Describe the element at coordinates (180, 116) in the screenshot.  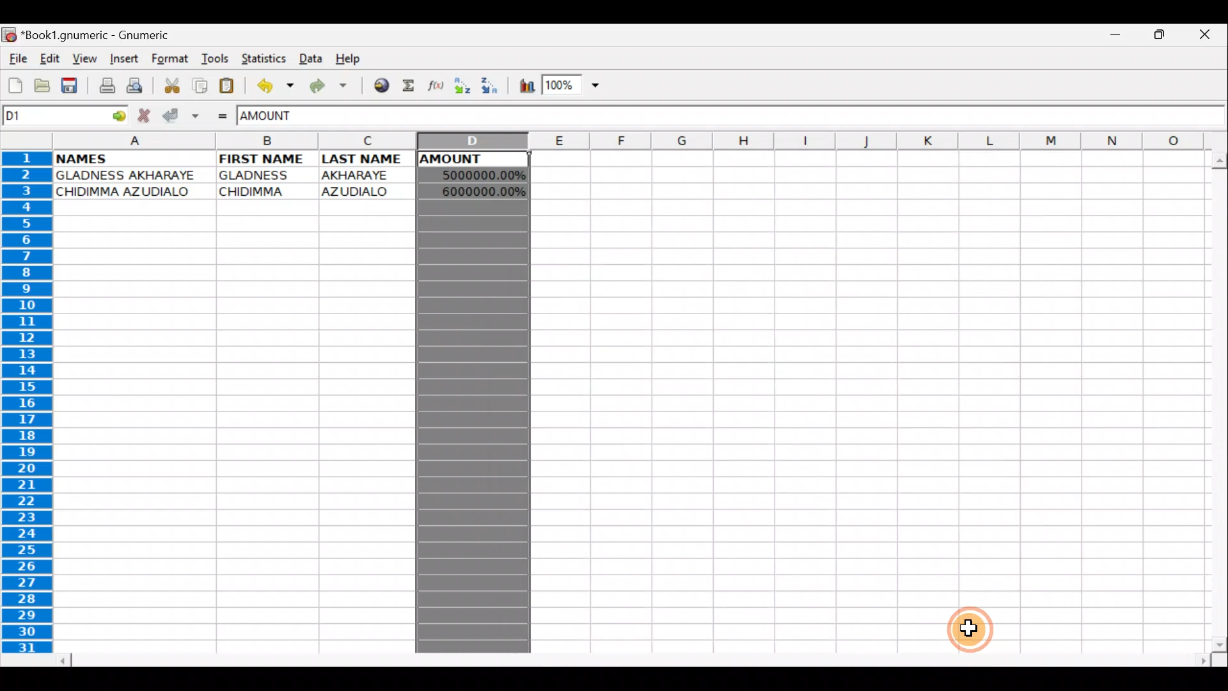
I see `Accept change` at that location.